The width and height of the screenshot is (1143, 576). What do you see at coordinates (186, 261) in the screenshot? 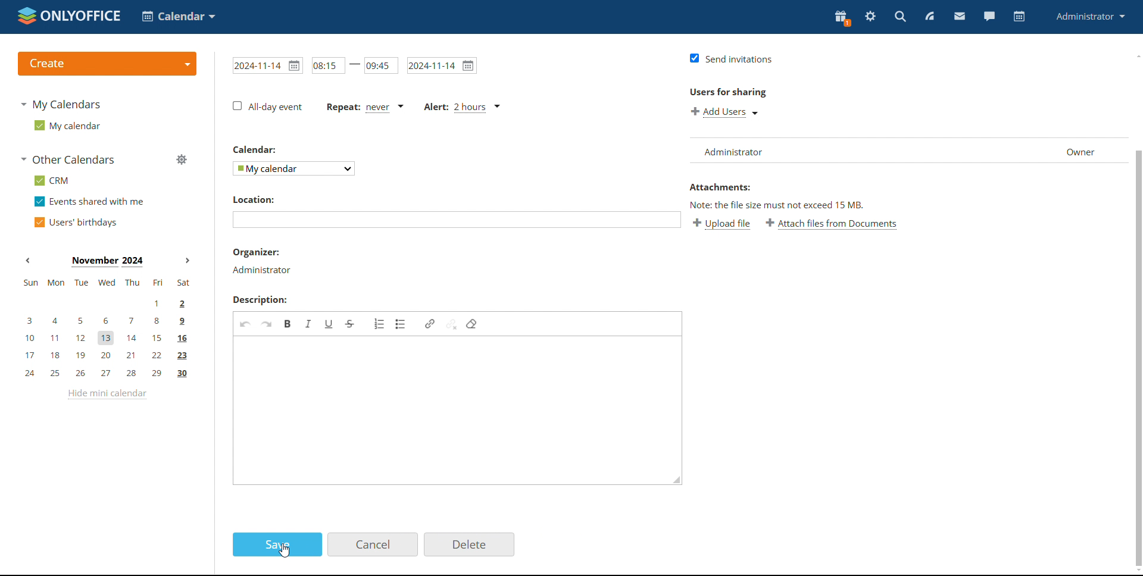
I see `next month` at bounding box center [186, 261].